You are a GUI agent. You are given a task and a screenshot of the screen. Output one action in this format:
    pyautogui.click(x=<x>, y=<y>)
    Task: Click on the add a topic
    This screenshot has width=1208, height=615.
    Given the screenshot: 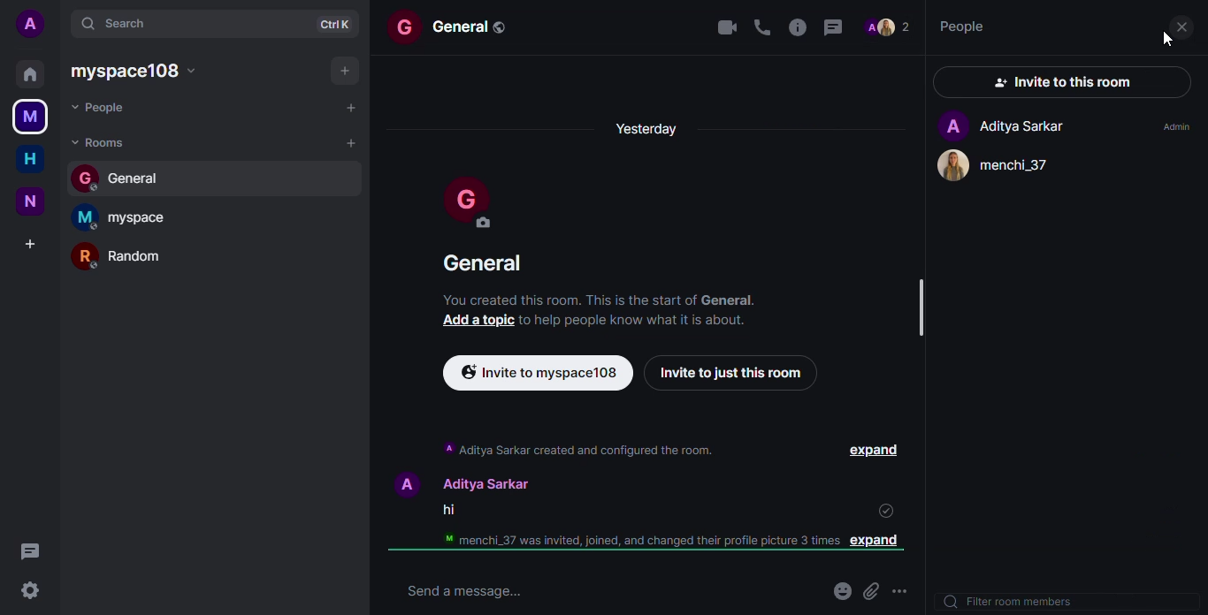 What is the action you would take?
    pyautogui.click(x=470, y=322)
    